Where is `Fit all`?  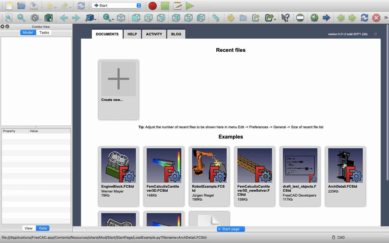
Fit all is located at coordinates (10, 18).